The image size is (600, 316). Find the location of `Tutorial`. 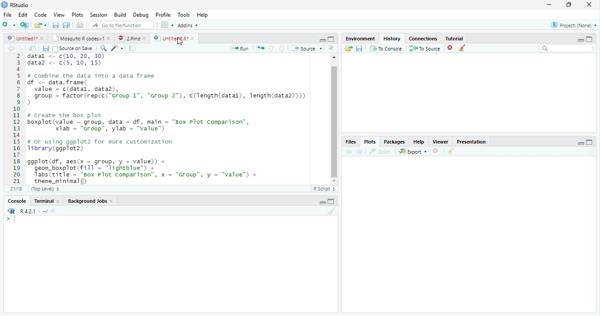

Tutorial is located at coordinates (455, 39).